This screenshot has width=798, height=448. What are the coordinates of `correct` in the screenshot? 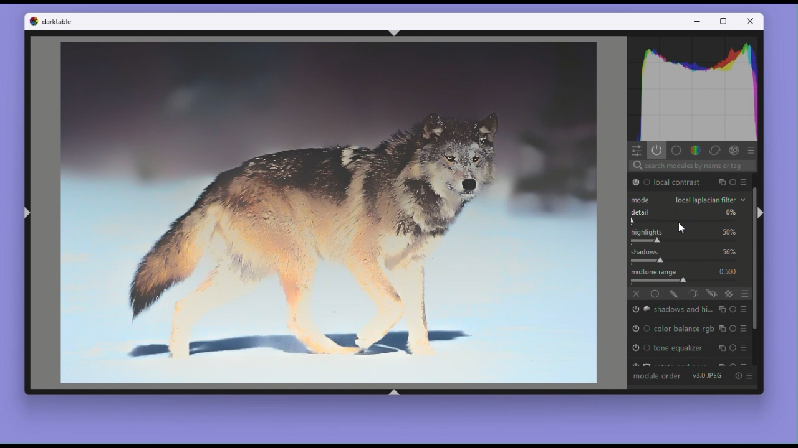 It's located at (716, 151).